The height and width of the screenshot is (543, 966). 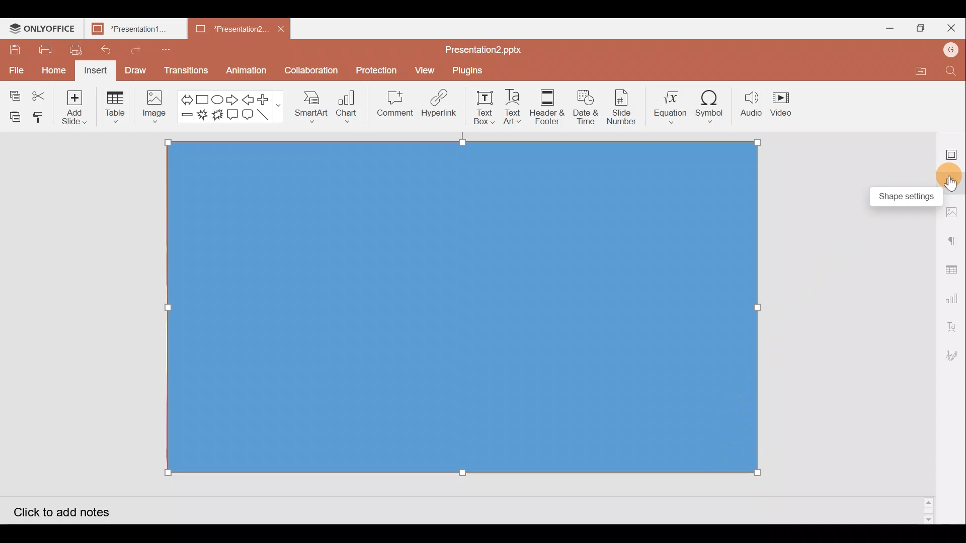 What do you see at coordinates (471, 70) in the screenshot?
I see `Plugins` at bounding box center [471, 70].